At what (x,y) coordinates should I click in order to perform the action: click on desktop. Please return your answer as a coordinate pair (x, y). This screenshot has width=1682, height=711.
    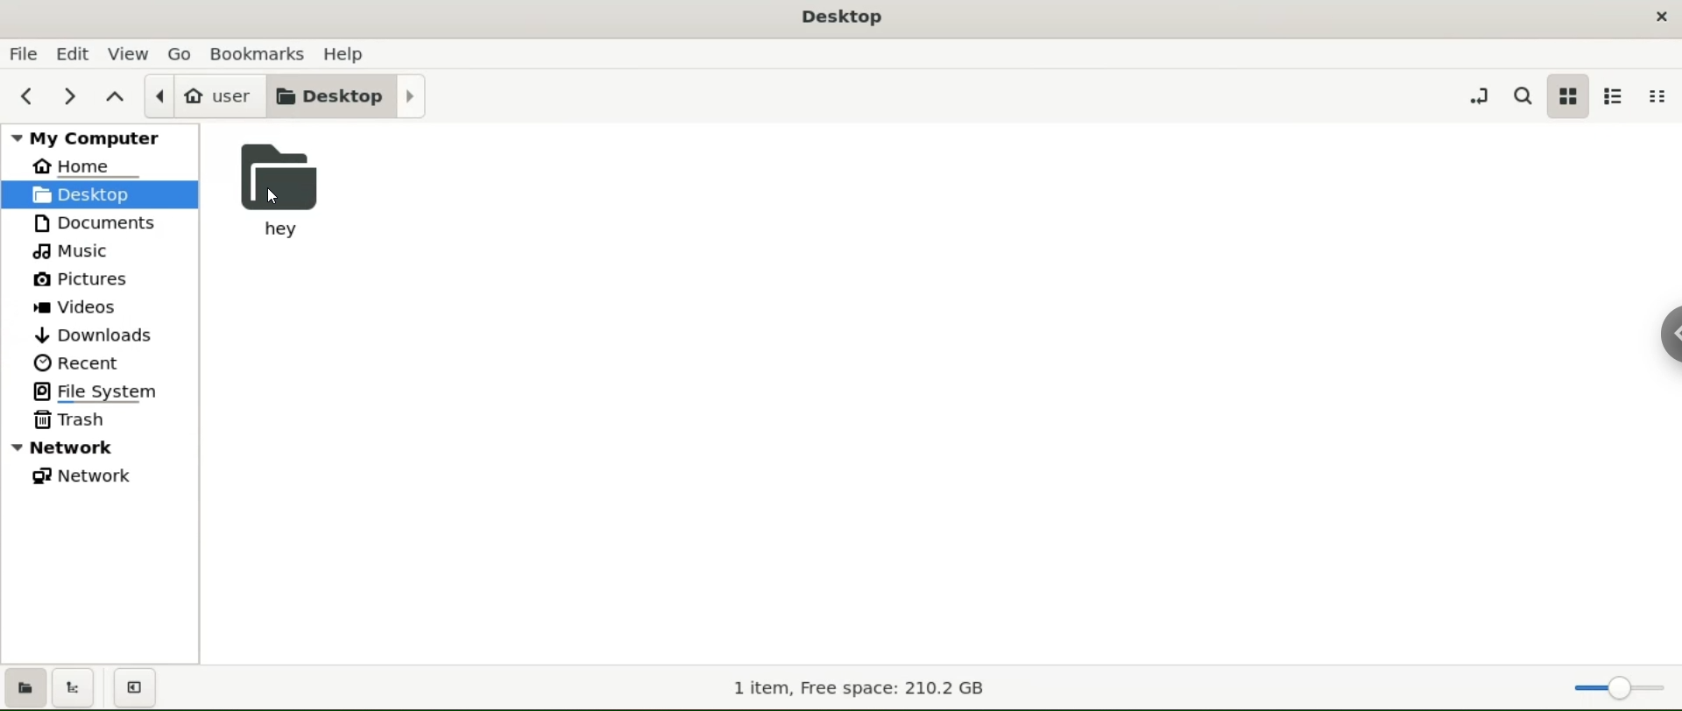
    Looking at the image, I should click on (350, 95).